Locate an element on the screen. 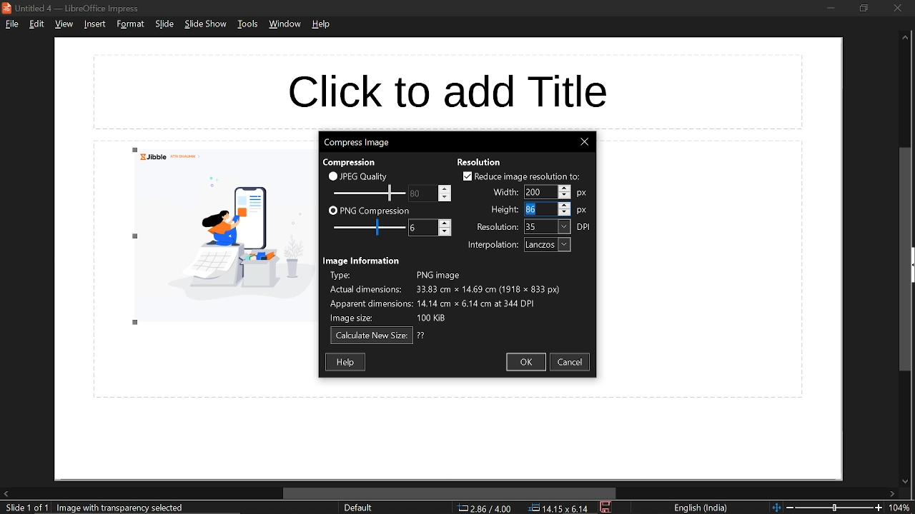 Image resolution: width=915 pixels, height=514 pixels. edit is located at coordinates (38, 24).